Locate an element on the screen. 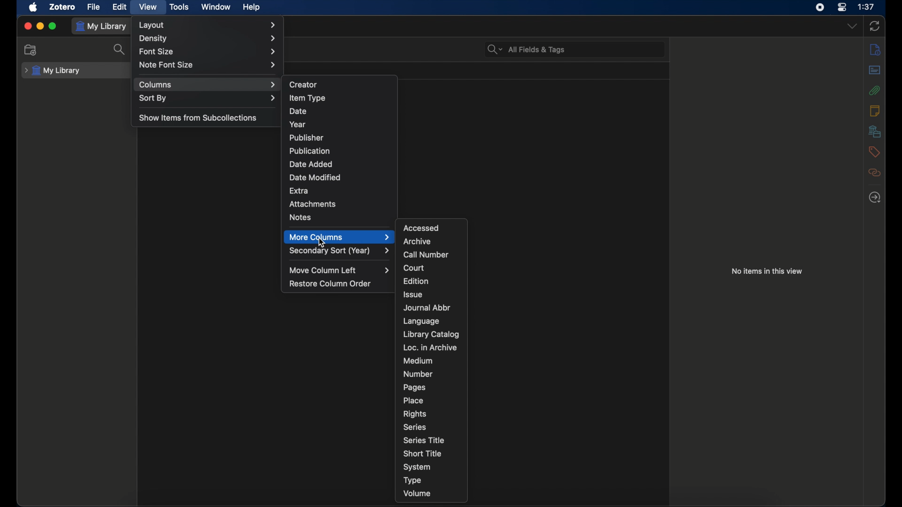 This screenshot has width=902, height=507. screen recorder is located at coordinates (820, 7).